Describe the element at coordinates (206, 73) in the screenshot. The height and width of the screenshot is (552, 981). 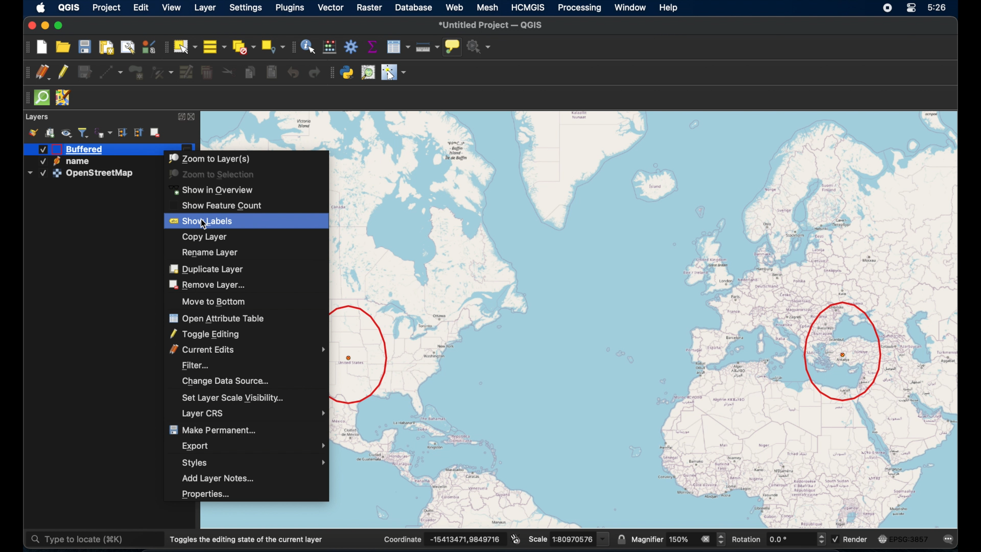
I see `delete selected` at that location.